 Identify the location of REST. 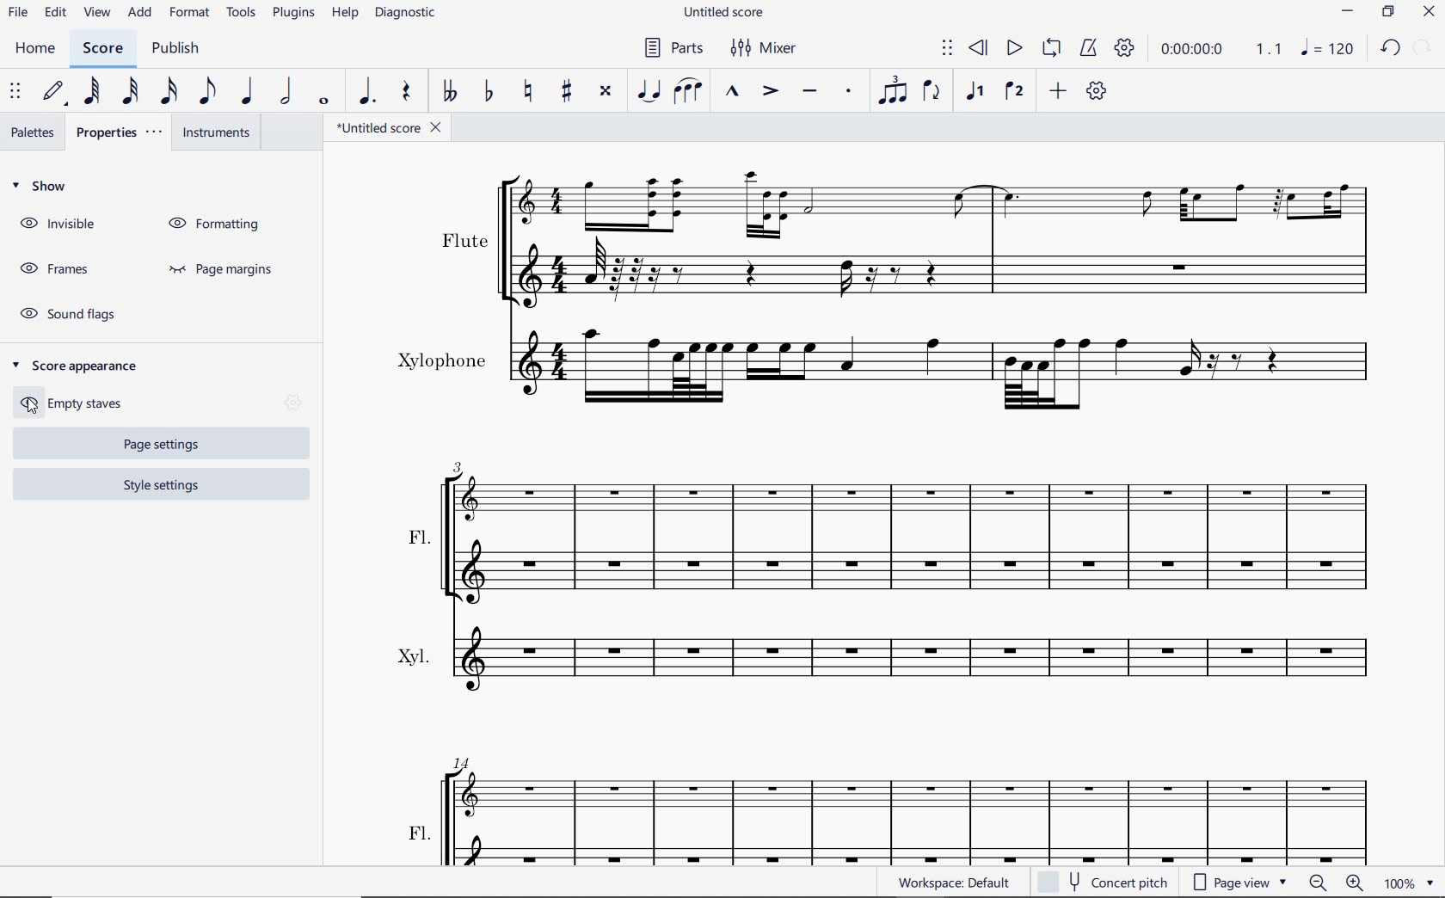
(409, 92).